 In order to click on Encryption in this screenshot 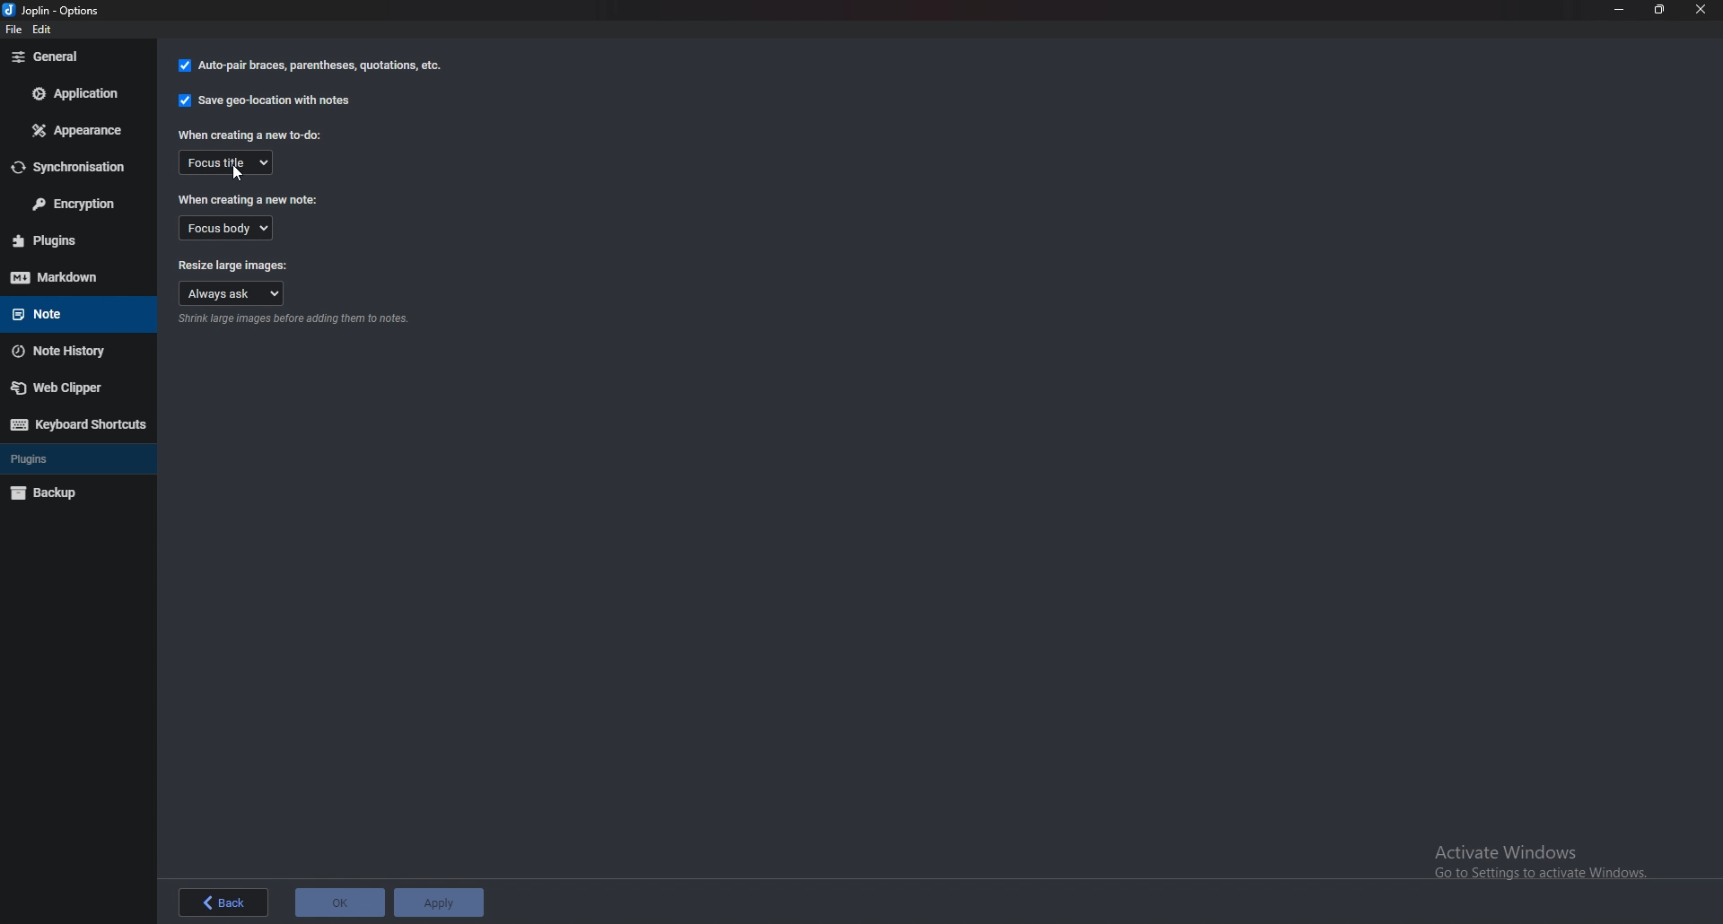, I will do `click(75, 205)`.